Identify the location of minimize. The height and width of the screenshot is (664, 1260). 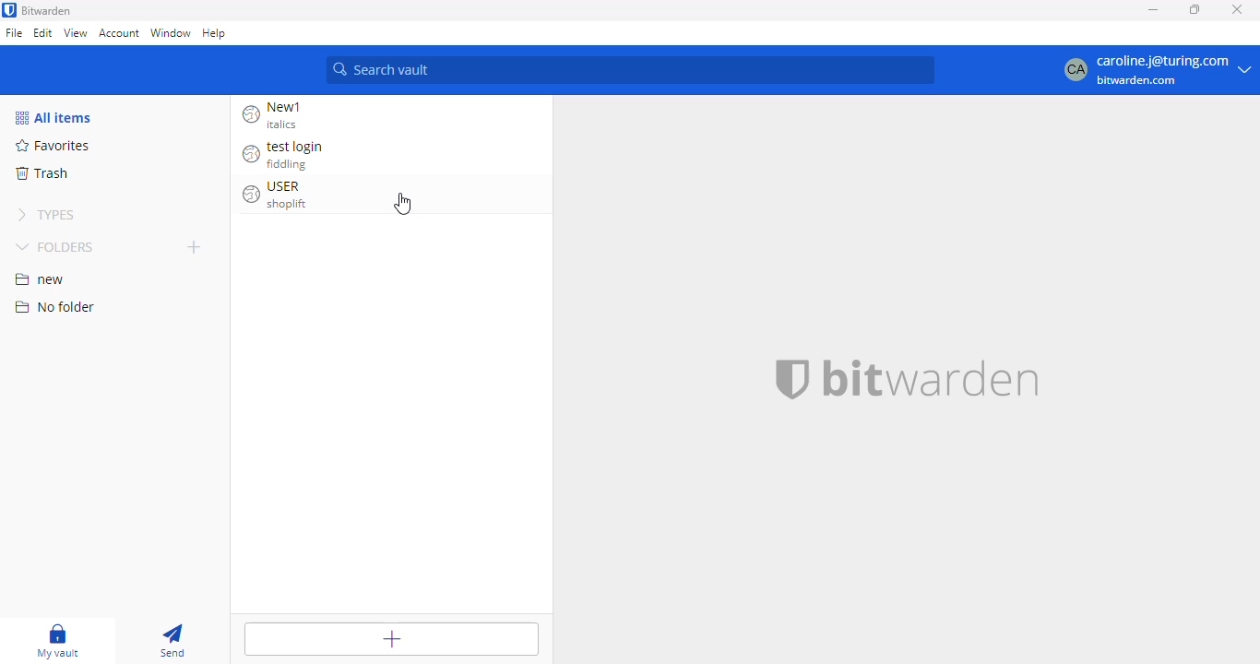
(1154, 11).